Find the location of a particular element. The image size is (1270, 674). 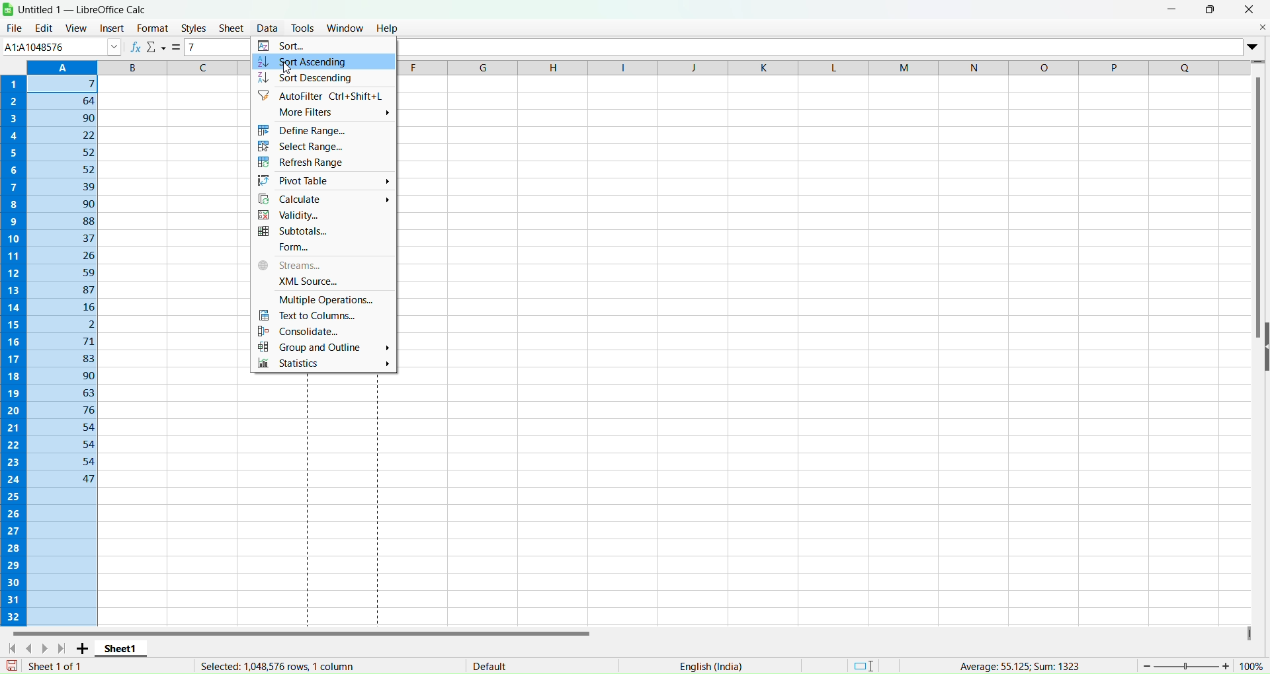

Title is located at coordinates (86, 9).